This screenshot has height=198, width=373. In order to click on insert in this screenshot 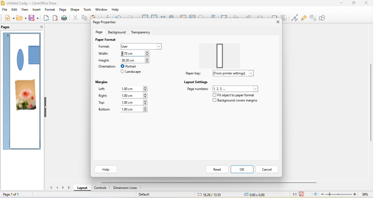, I will do `click(37, 10)`.